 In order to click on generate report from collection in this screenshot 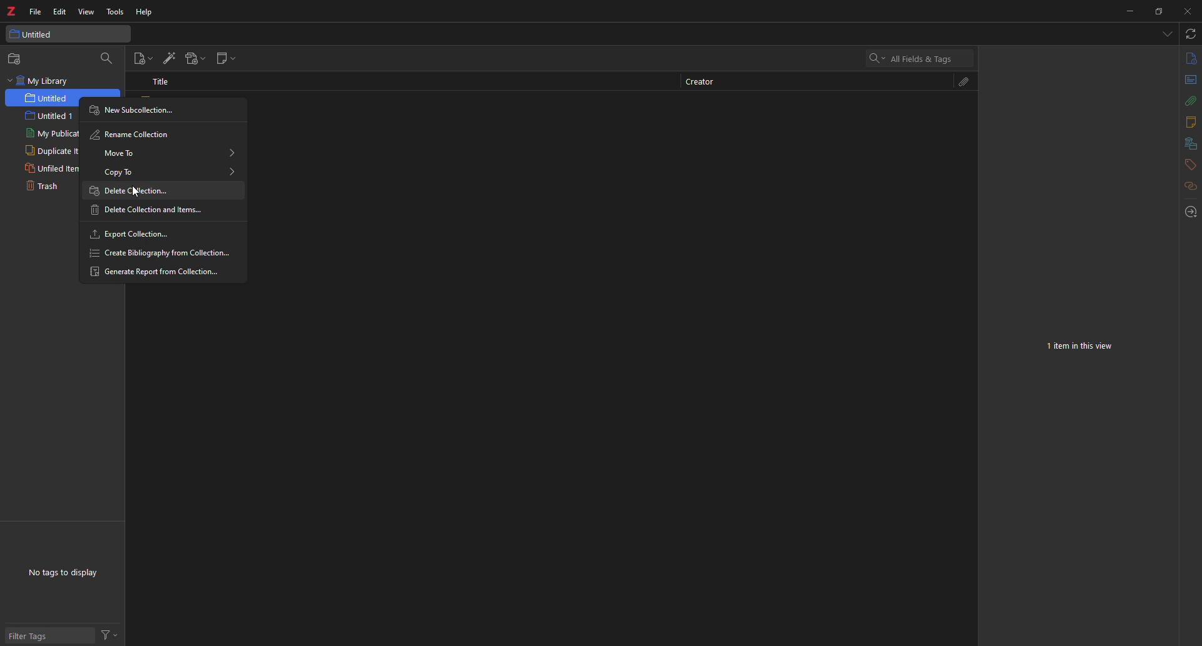, I will do `click(152, 274)`.